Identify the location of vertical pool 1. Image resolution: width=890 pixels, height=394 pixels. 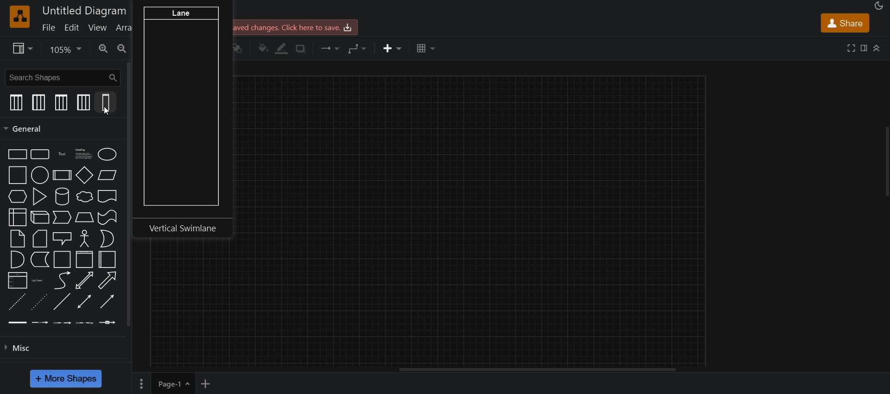
(16, 102).